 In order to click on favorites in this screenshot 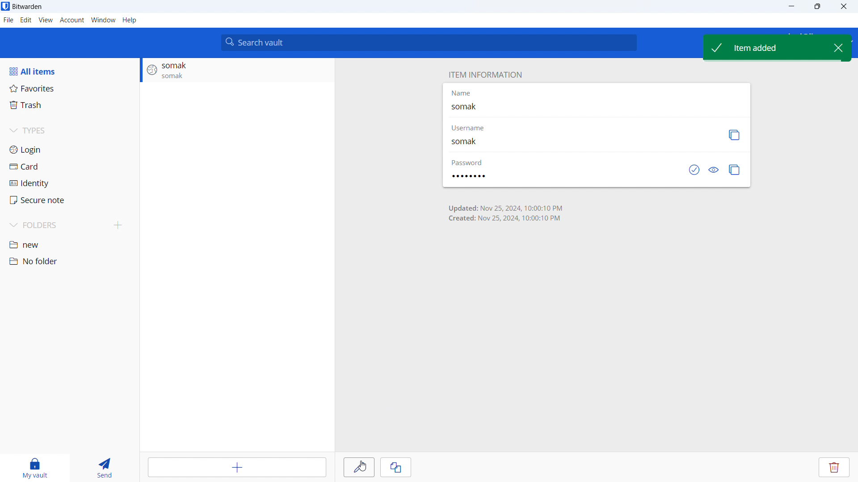, I will do `click(70, 88)`.